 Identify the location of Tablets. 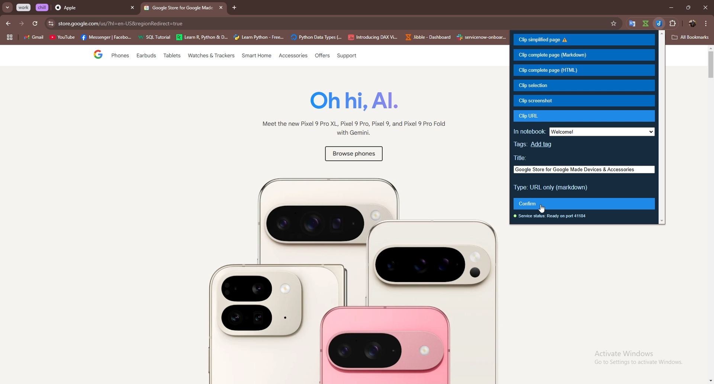
(171, 57).